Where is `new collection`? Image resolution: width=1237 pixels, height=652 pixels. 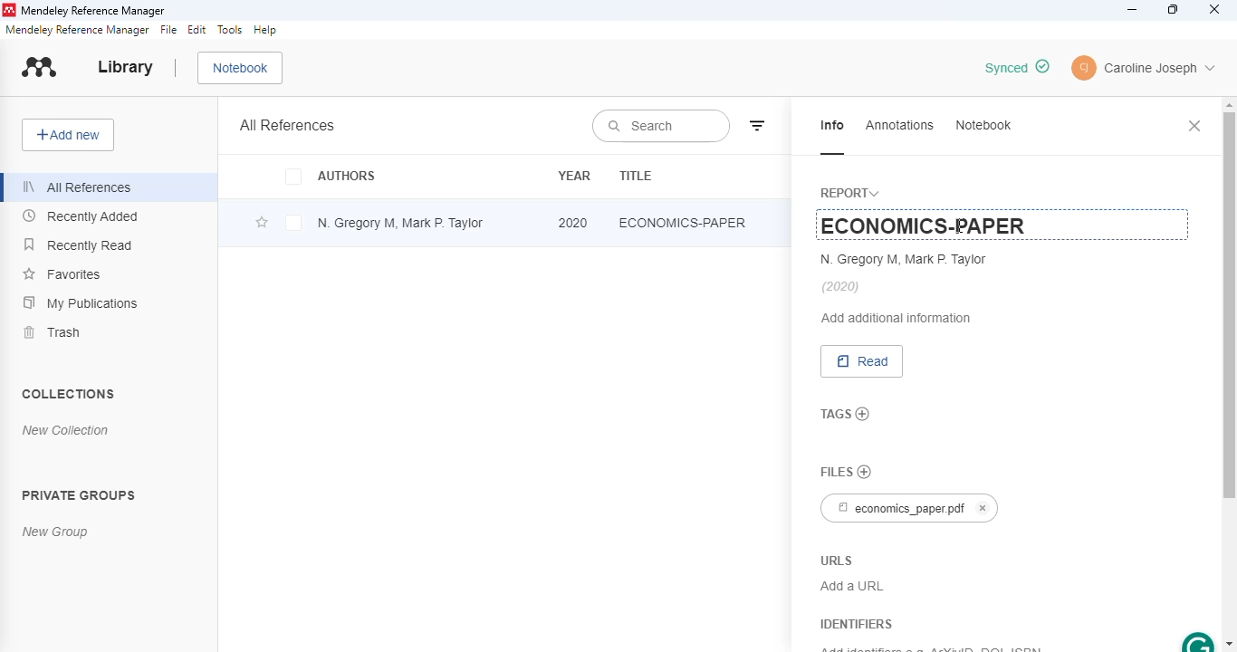 new collection is located at coordinates (66, 430).